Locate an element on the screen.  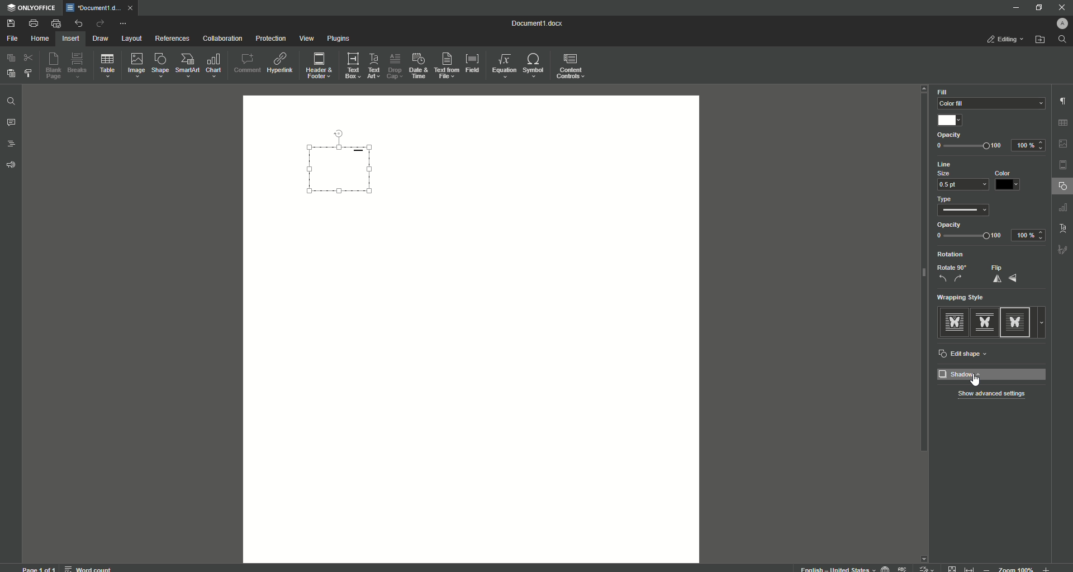
Text Box is located at coordinates (349, 65).